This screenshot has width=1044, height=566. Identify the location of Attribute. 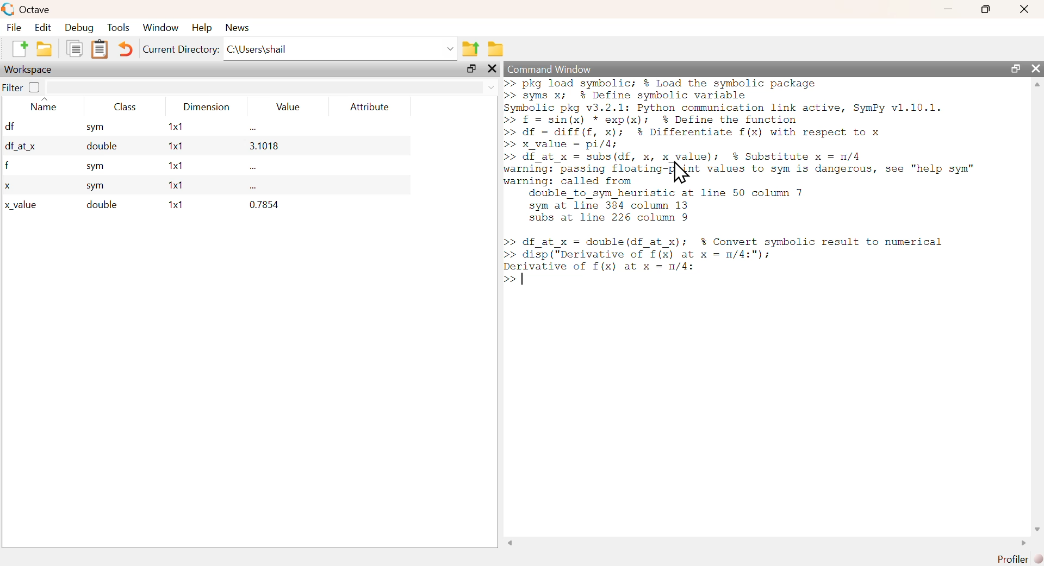
(370, 106).